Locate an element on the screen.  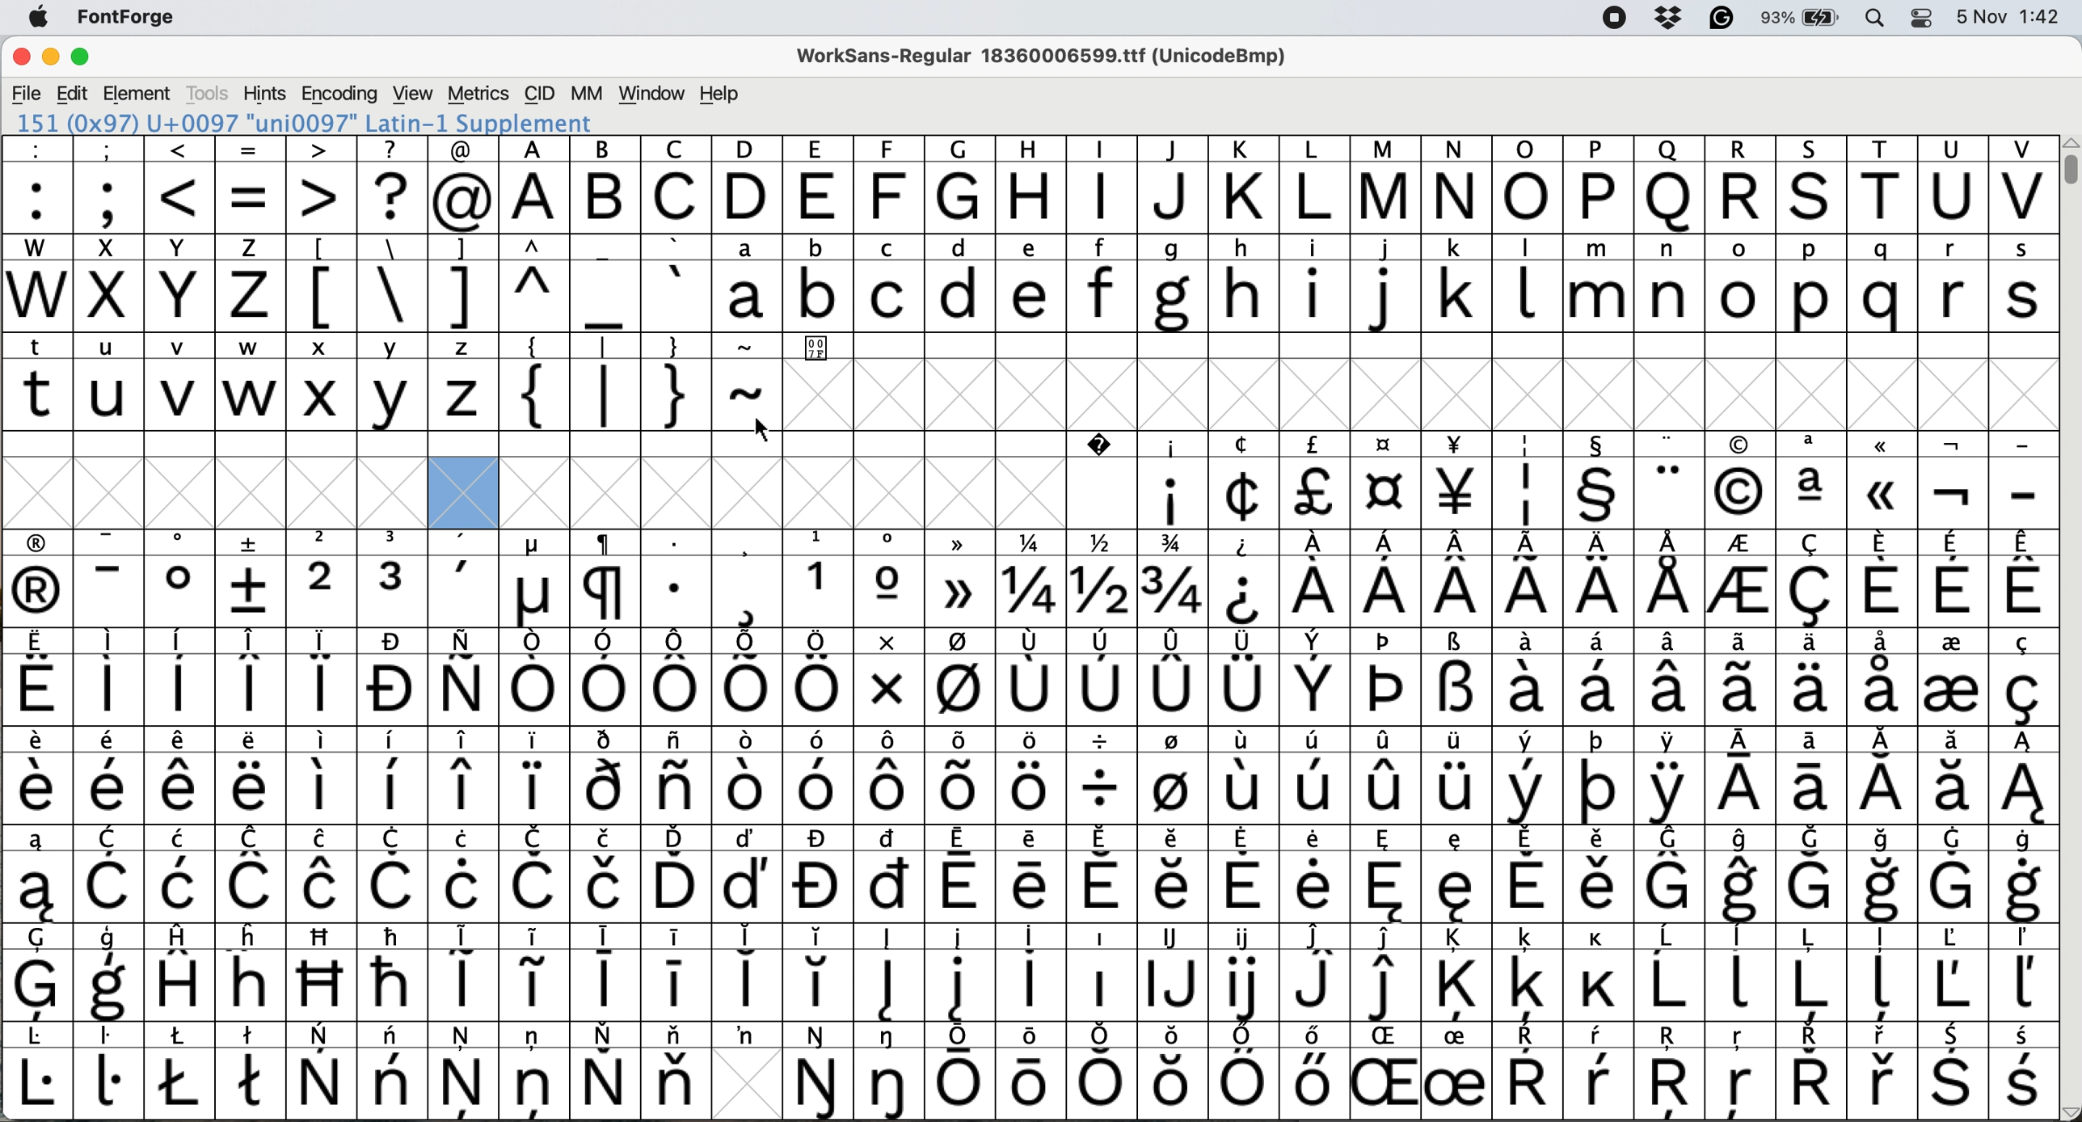
symbol is located at coordinates (820, 875).